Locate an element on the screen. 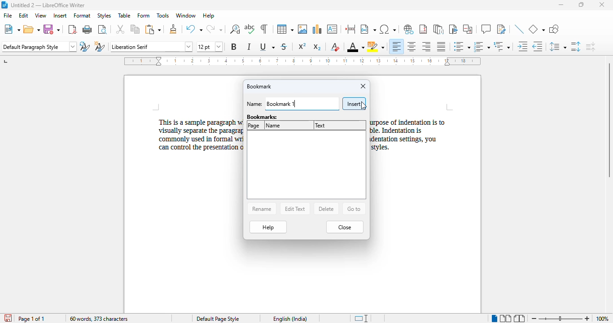  tools is located at coordinates (162, 15).